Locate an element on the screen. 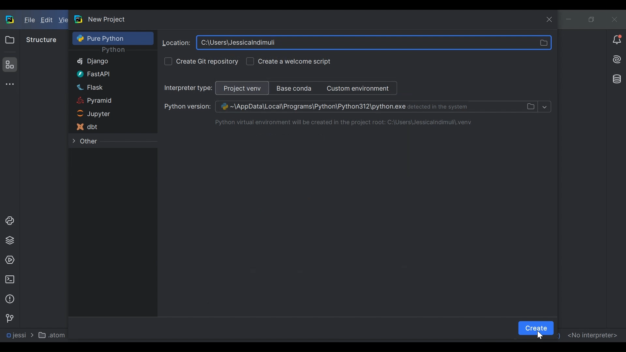 This screenshot has width=626, height=352. Close is located at coordinates (614, 19).